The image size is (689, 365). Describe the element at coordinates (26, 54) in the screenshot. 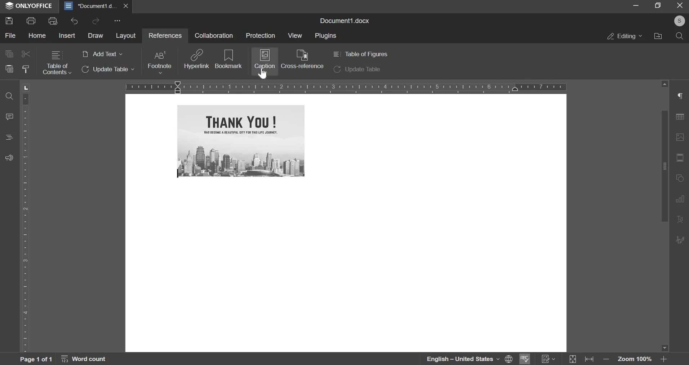

I see `cut` at that location.